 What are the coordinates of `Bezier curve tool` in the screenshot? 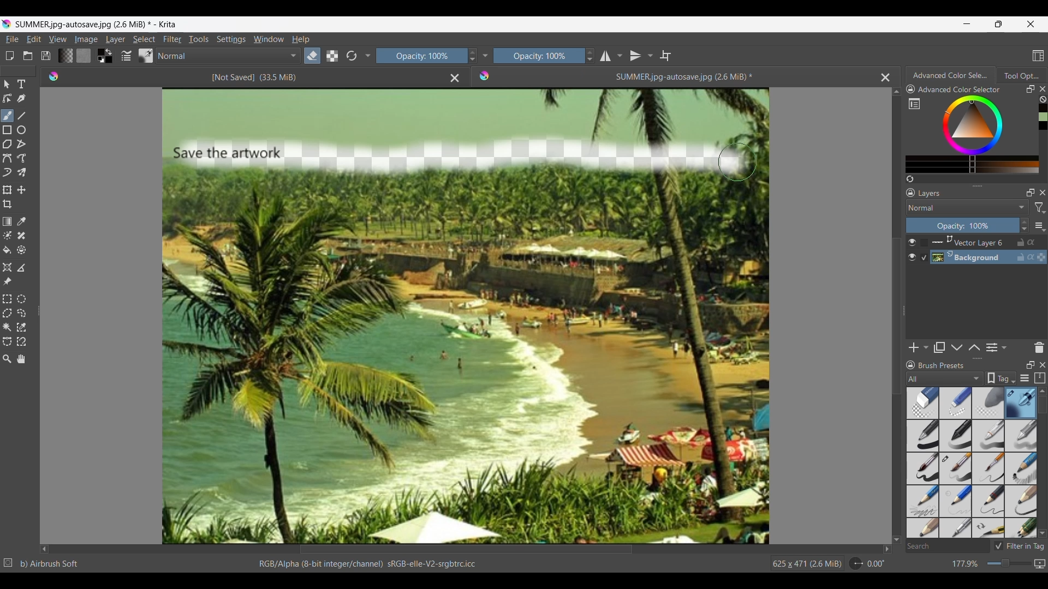 It's located at (7, 158).